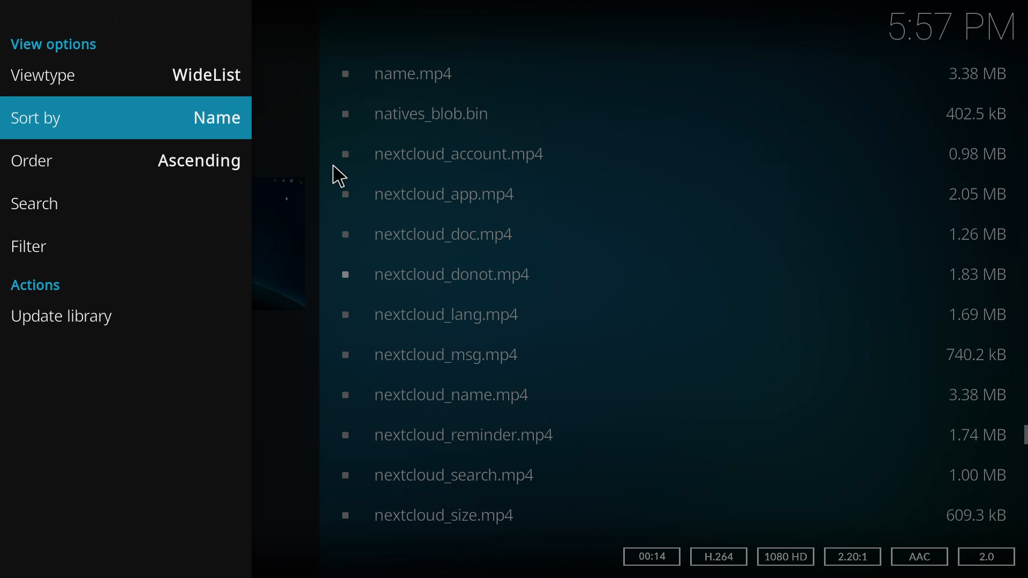  Describe the element at coordinates (198, 159) in the screenshot. I see `desceding` at that location.